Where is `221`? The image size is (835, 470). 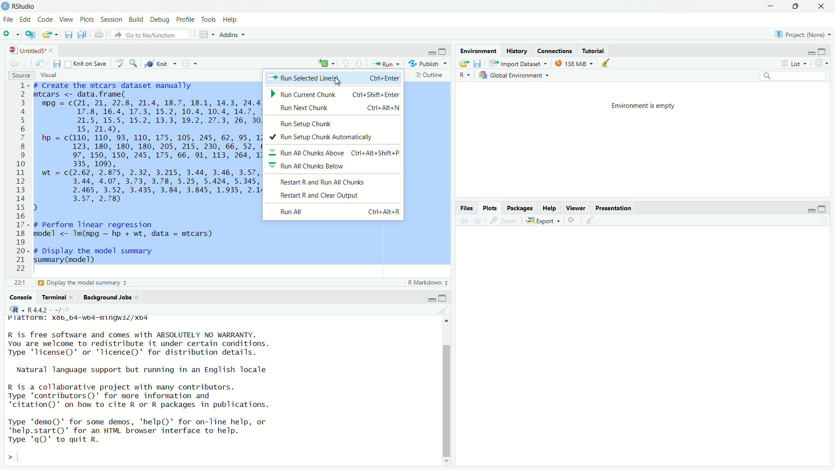 221 is located at coordinates (19, 283).